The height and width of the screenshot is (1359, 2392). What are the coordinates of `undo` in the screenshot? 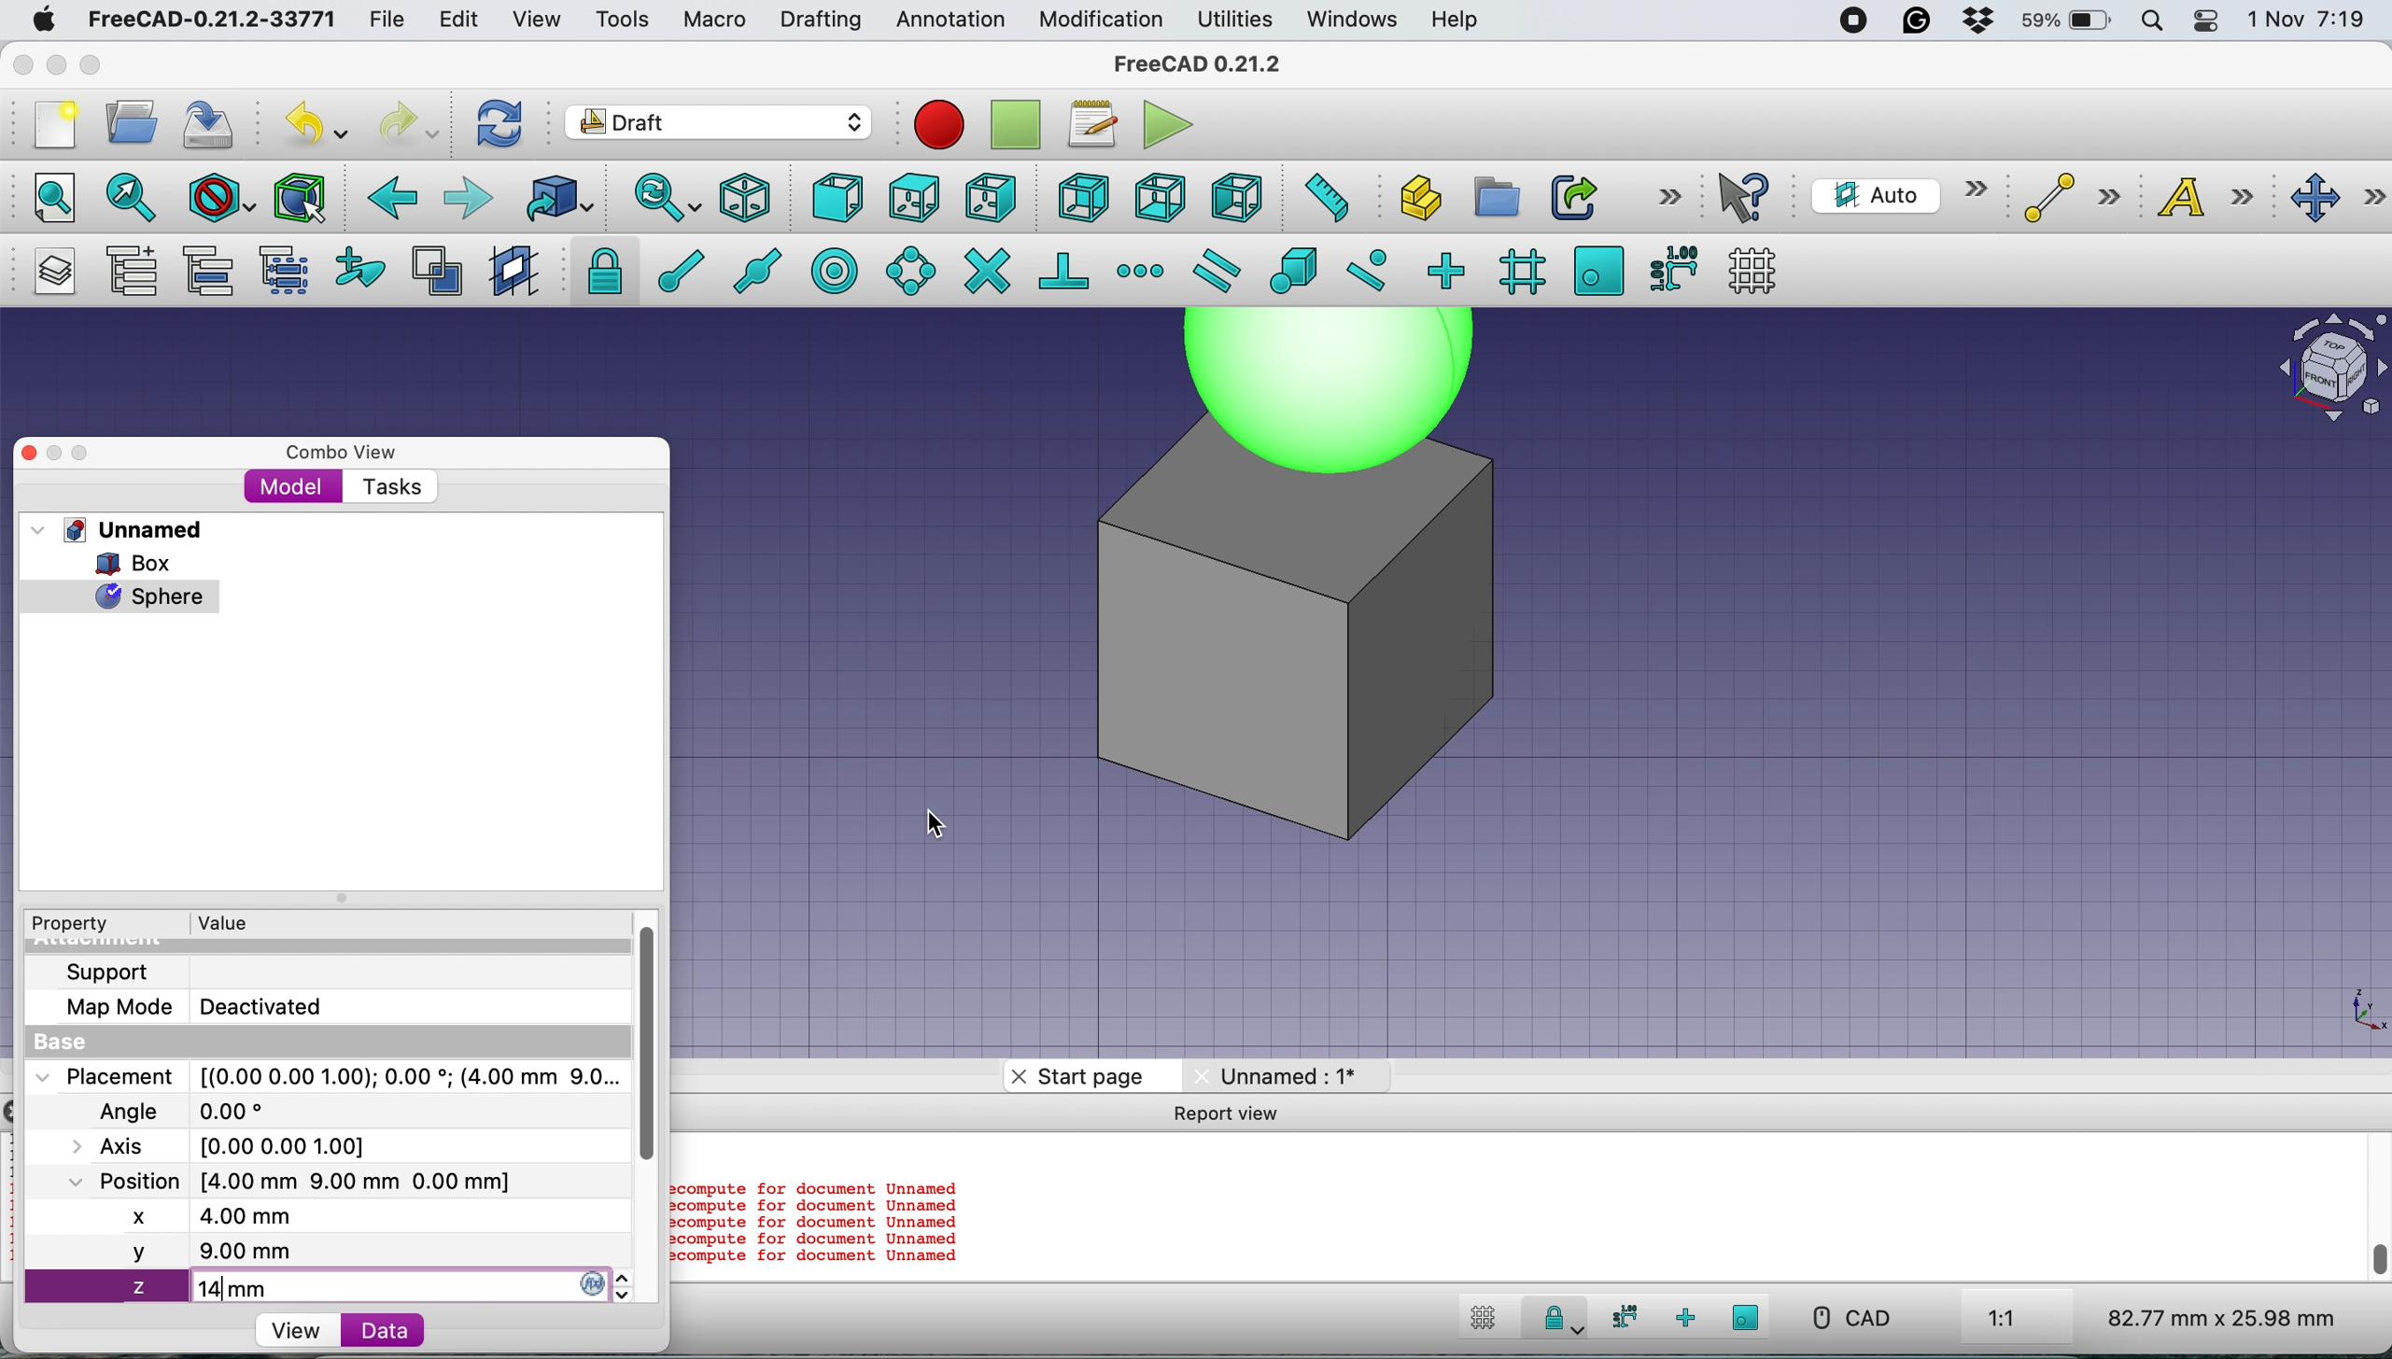 It's located at (319, 122).